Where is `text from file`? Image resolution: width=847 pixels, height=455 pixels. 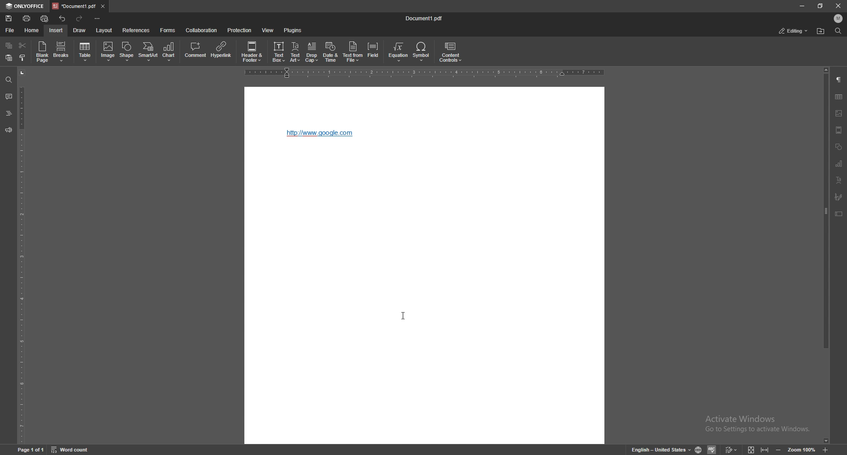
text from file is located at coordinates (353, 52).